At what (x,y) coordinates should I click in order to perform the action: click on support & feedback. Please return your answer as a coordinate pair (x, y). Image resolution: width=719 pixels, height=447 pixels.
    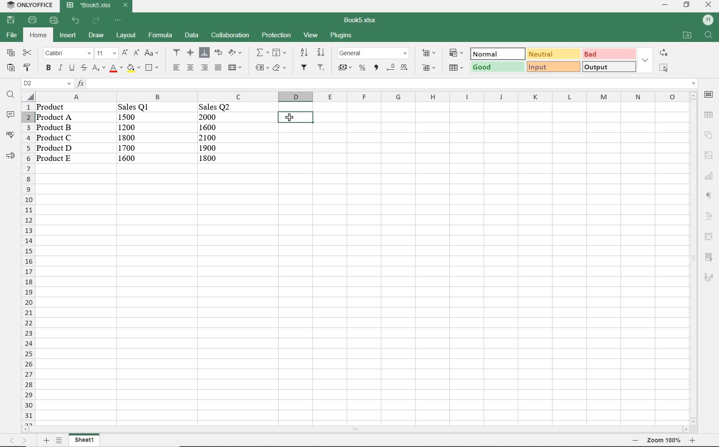
    Looking at the image, I should click on (9, 155).